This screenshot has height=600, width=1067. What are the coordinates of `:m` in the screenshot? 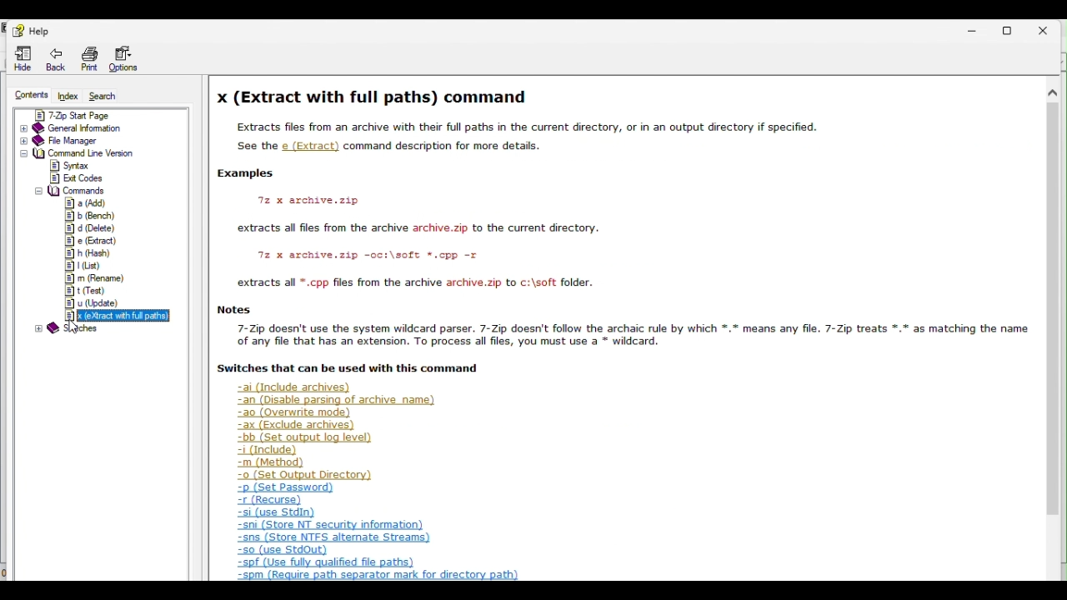 It's located at (271, 463).